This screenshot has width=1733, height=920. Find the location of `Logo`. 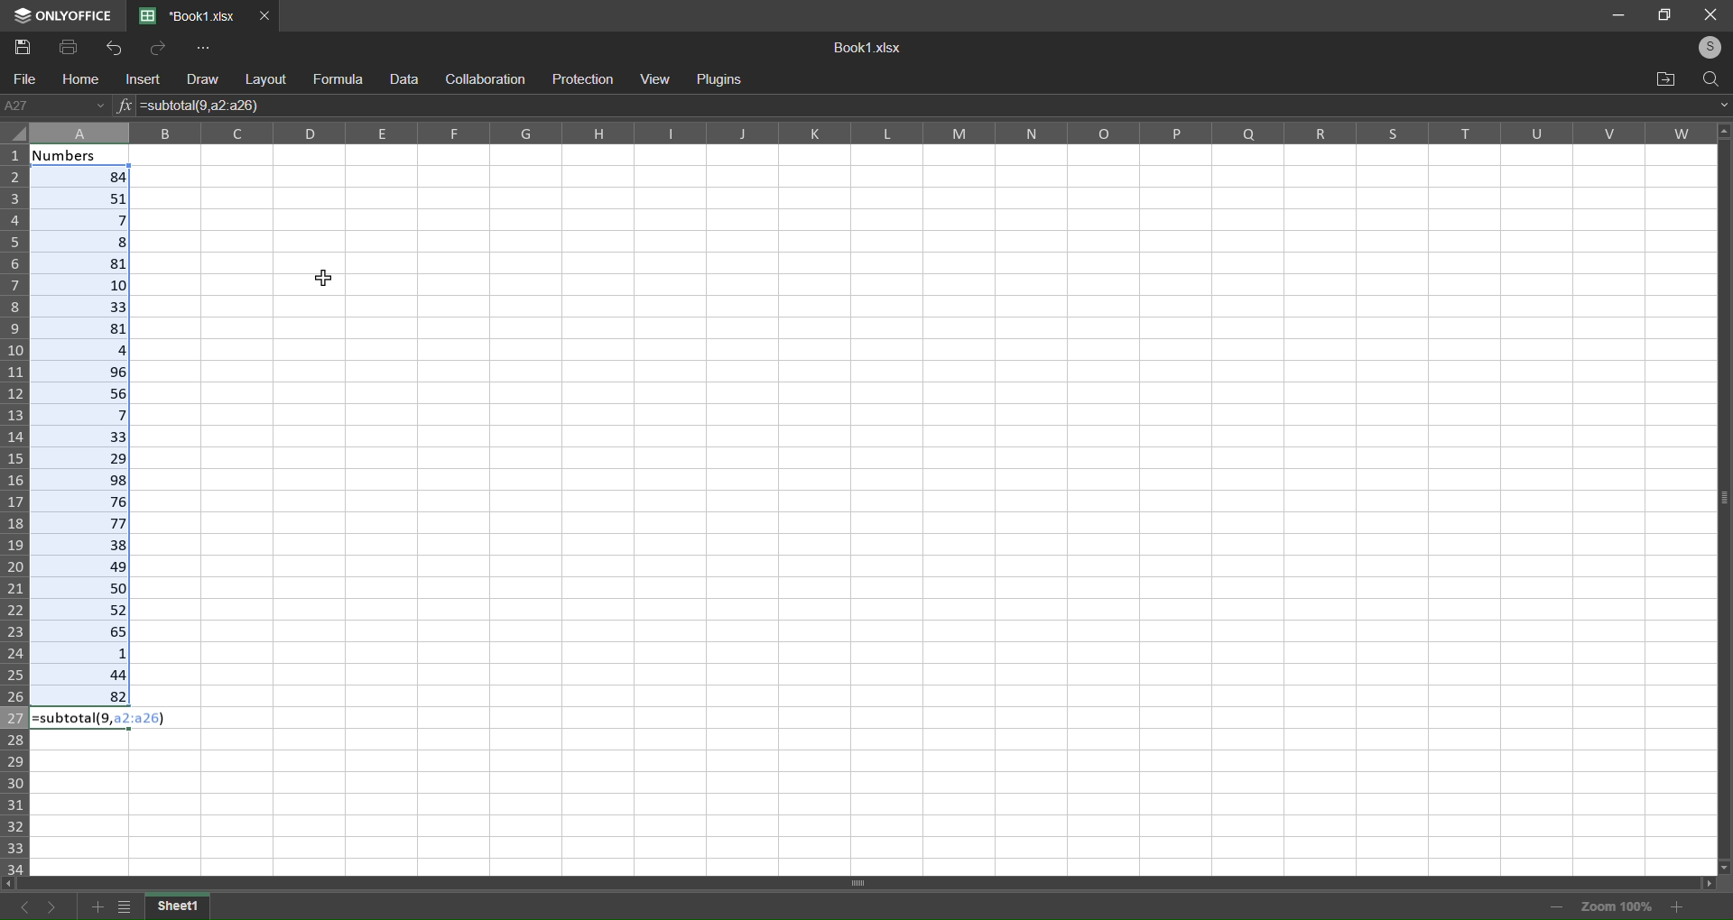

Logo is located at coordinates (64, 16).